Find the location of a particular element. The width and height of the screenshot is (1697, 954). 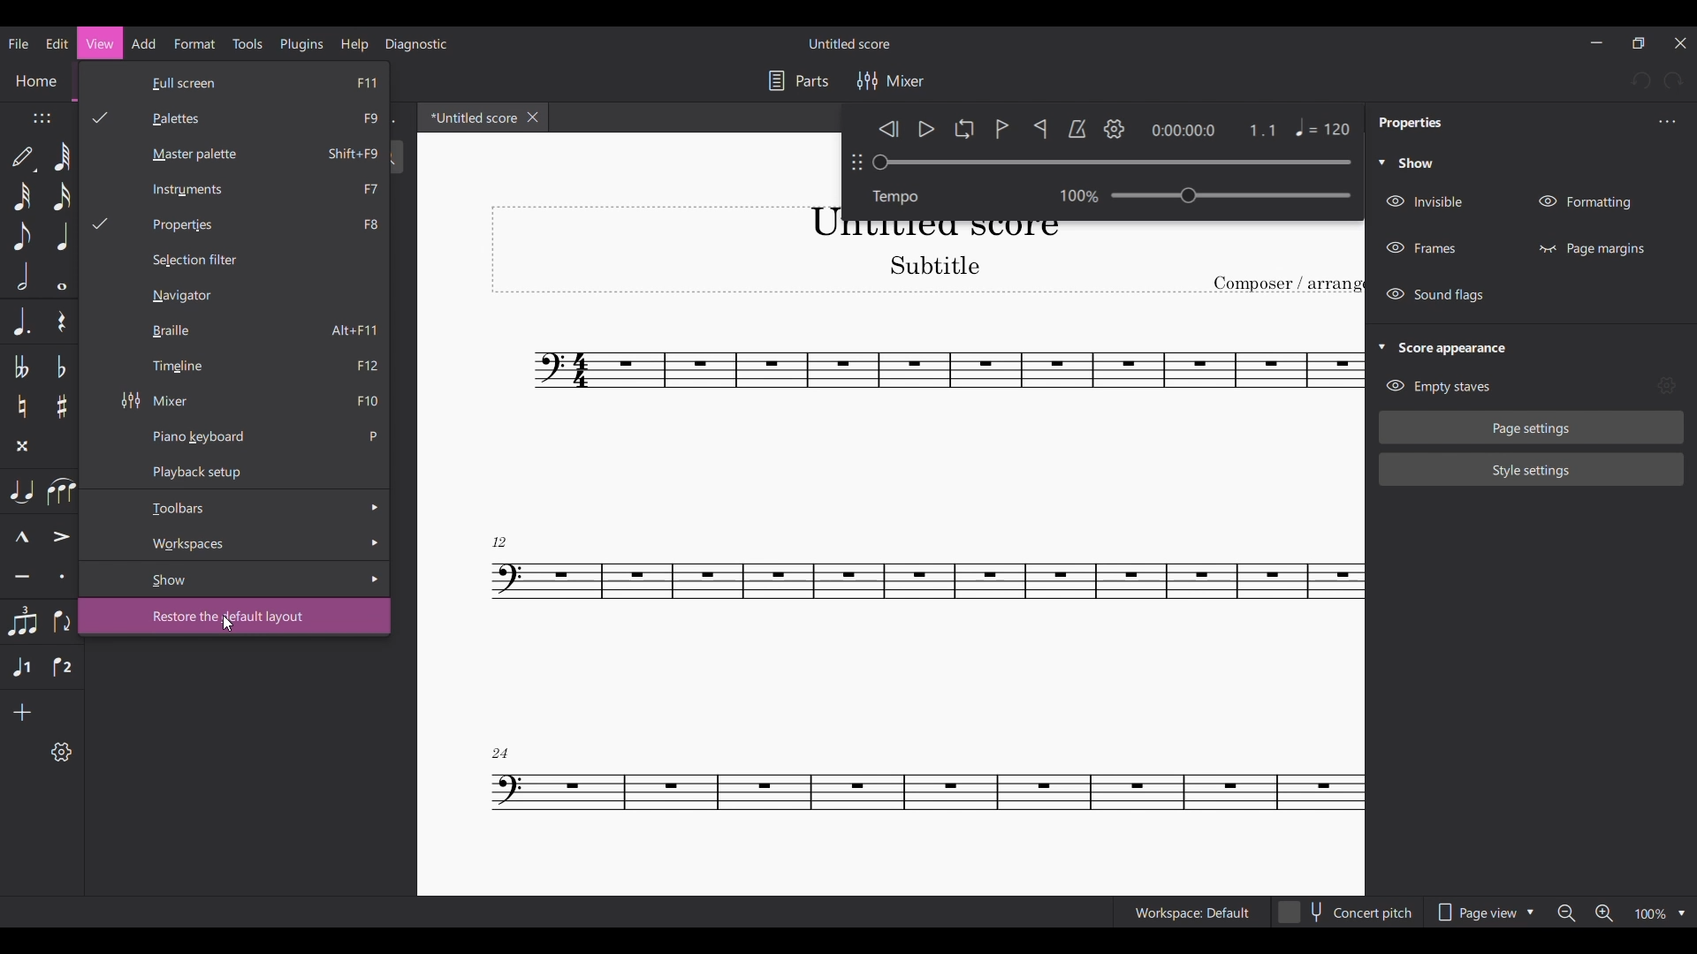

Restore the default layout is located at coordinates (247, 617).